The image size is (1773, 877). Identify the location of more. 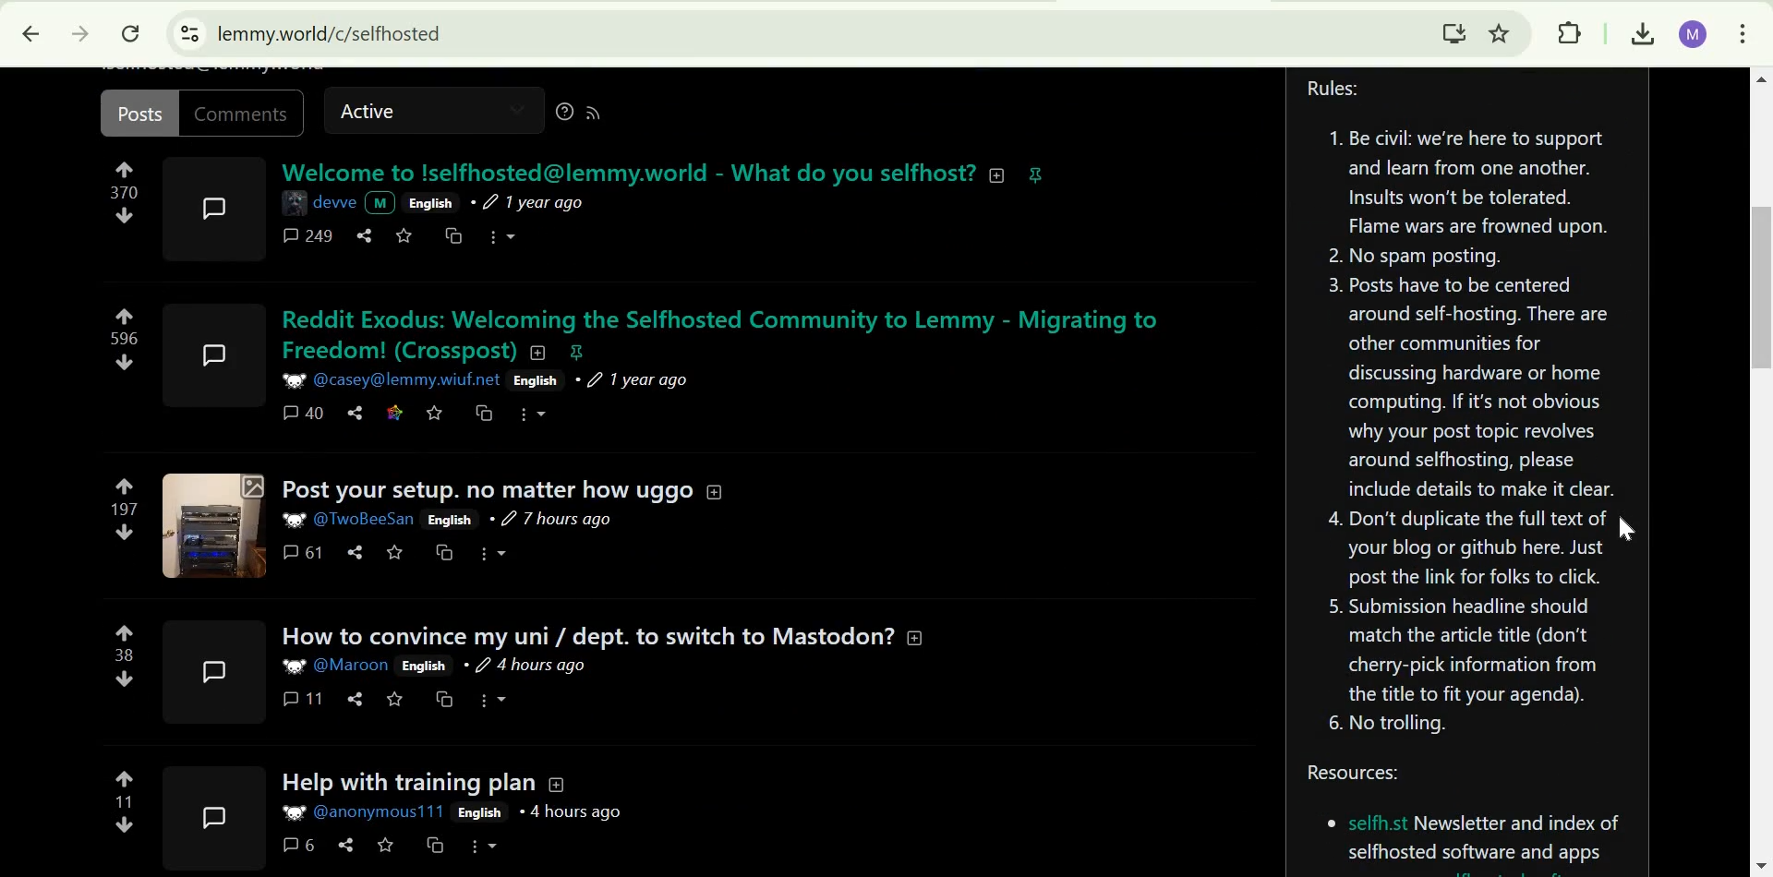
(537, 415).